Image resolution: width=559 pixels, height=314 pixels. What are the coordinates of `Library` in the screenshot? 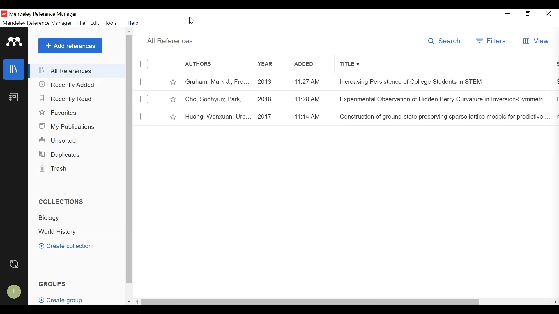 It's located at (15, 69).